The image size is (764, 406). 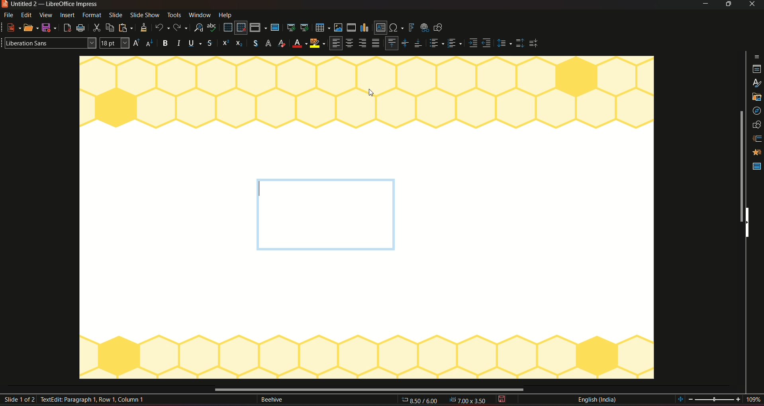 I want to click on display grid, so click(x=227, y=27).